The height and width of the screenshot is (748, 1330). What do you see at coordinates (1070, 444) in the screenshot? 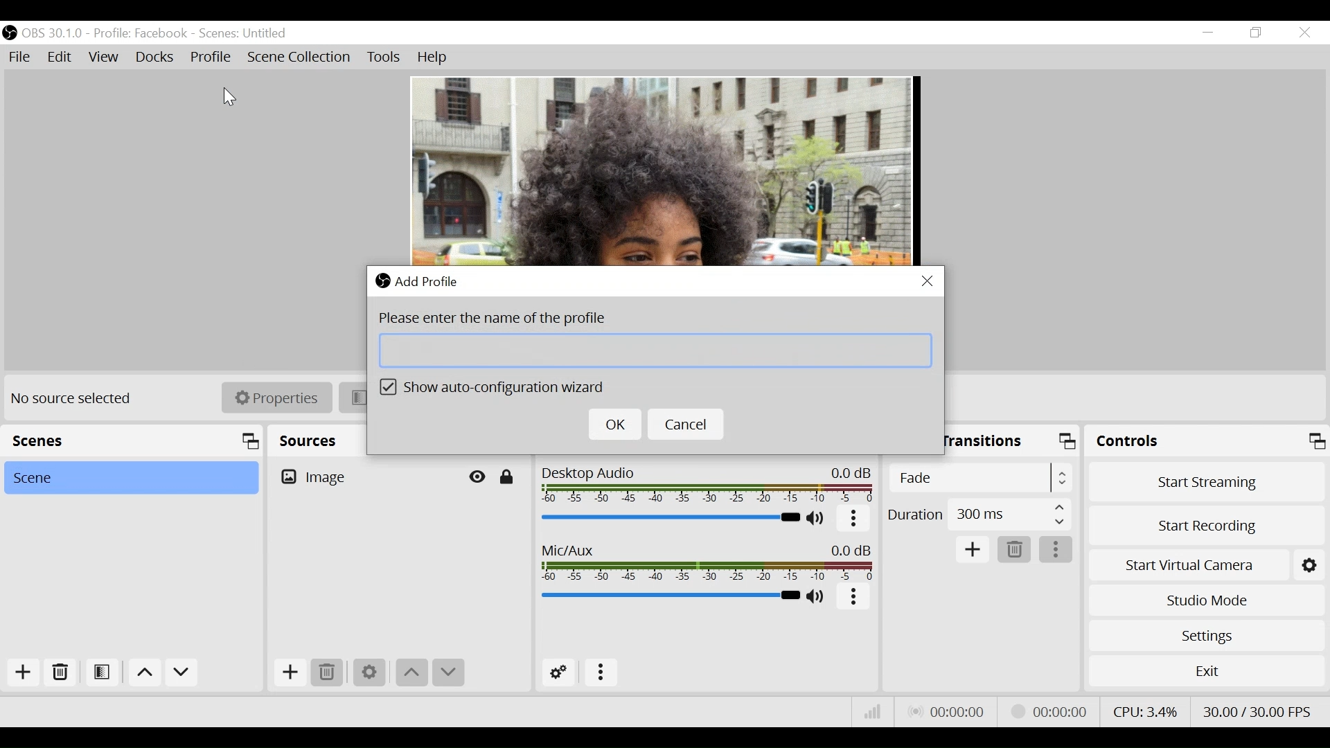
I see `Maximize` at bounding box center [1070, 444].